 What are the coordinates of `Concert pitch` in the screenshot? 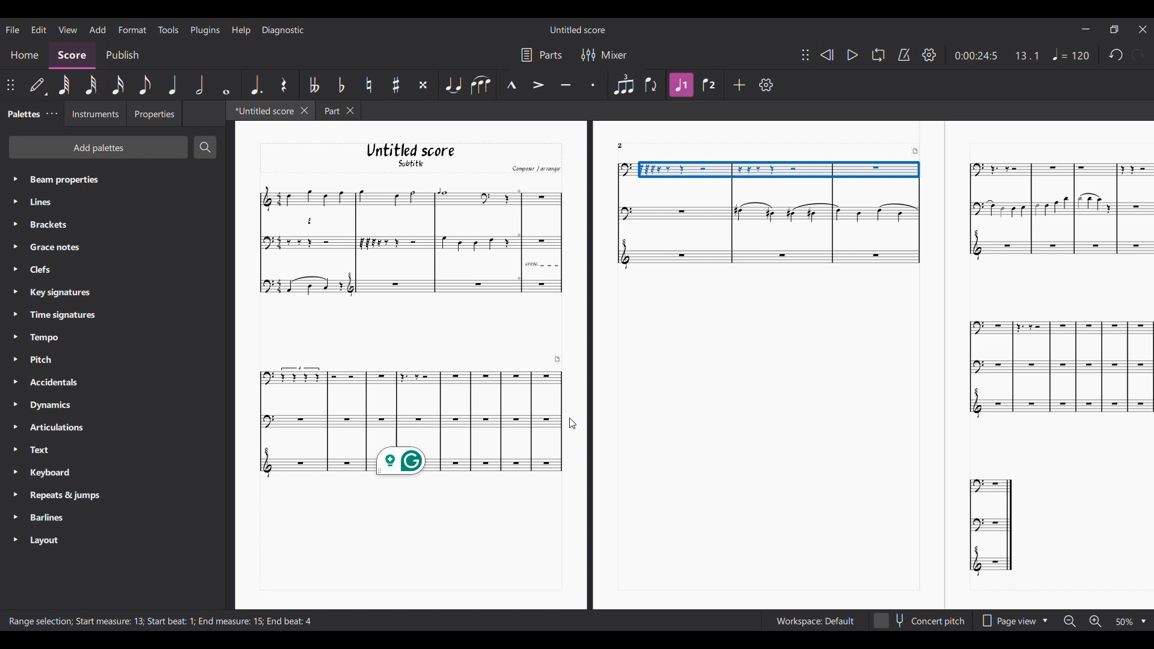 It's located at (919, 621).